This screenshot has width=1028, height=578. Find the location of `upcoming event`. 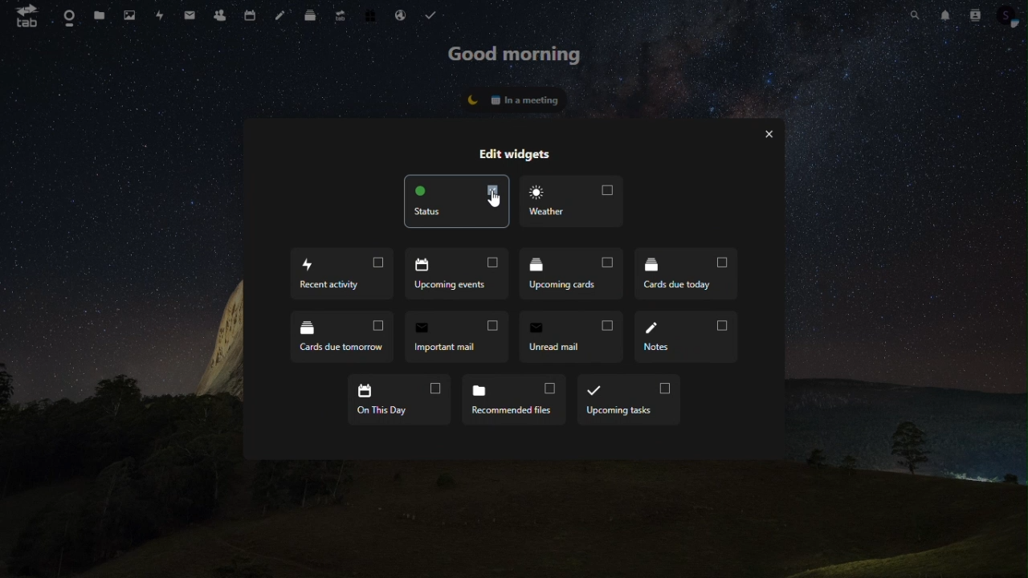

upcoming event is located at coordinates (459, 275).